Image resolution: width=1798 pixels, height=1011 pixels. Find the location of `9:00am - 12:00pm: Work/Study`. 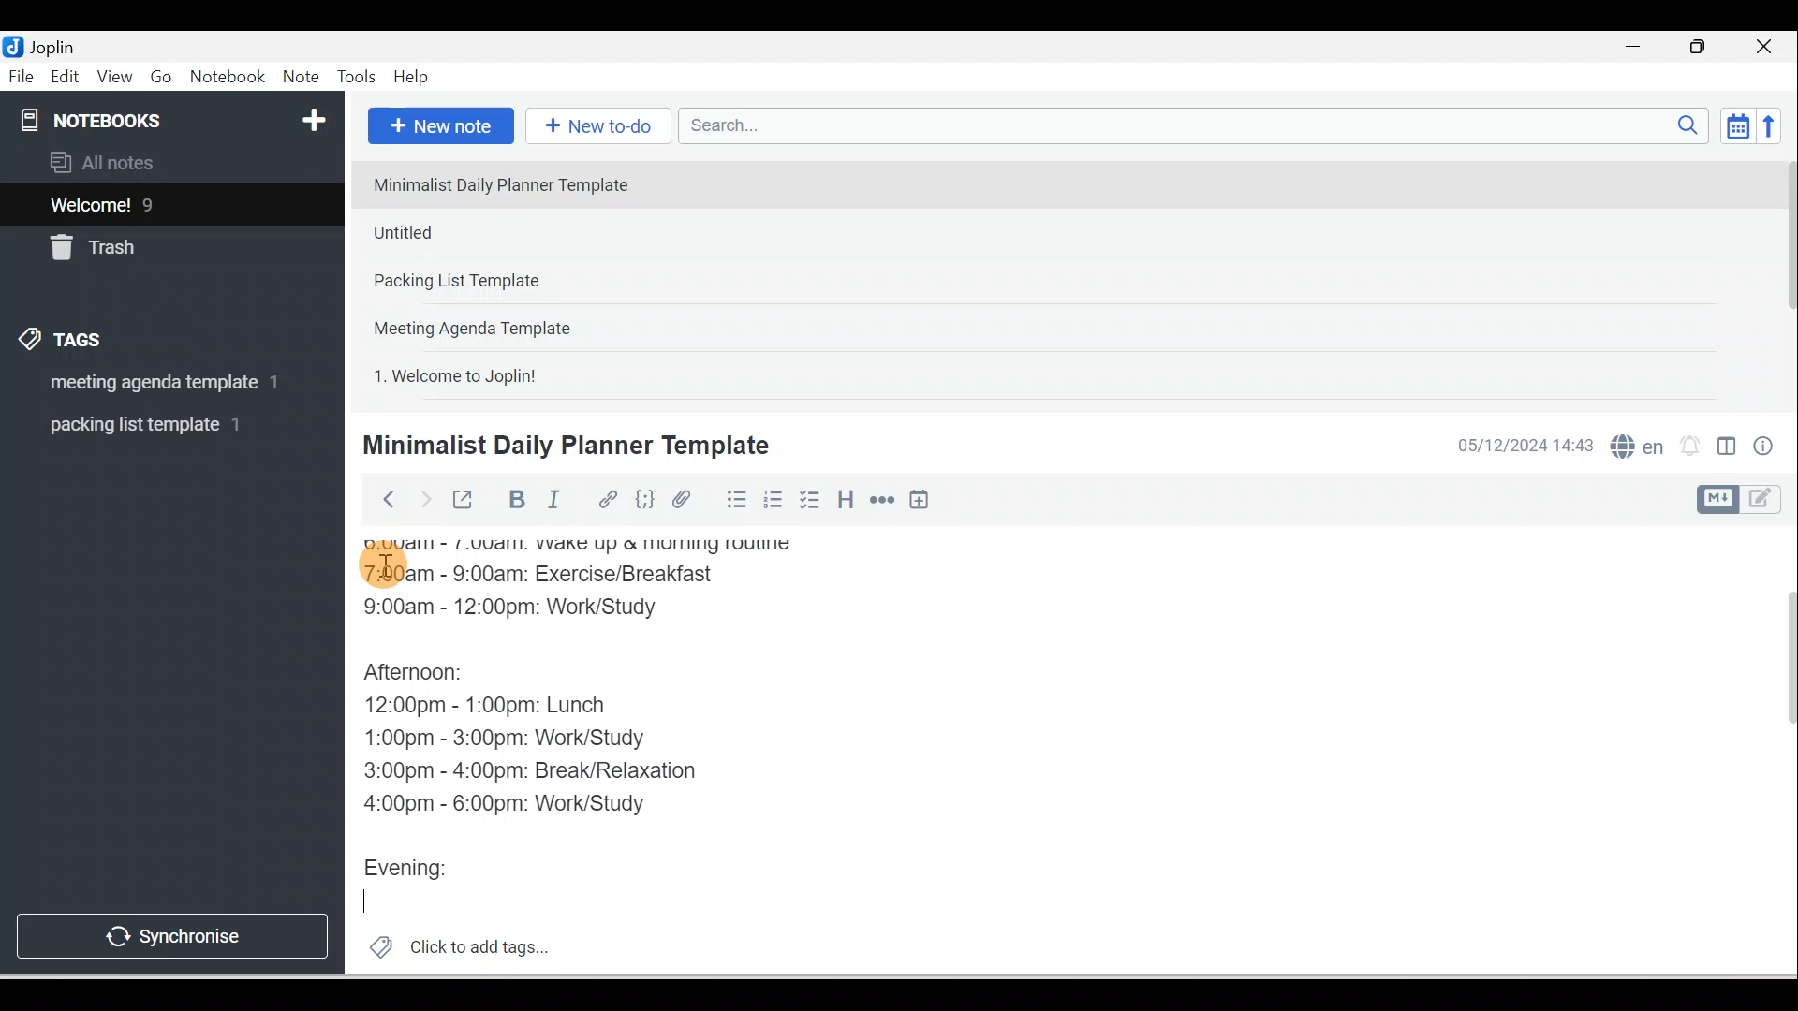

9:00am - 12:00pm: Work/Study is located at coordinates (531, 610).